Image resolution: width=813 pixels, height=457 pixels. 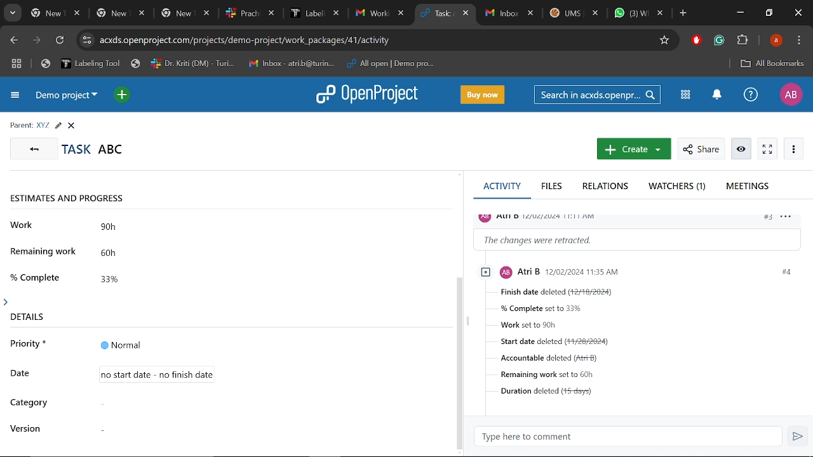 I want to click on , so click(x=17, y=96).